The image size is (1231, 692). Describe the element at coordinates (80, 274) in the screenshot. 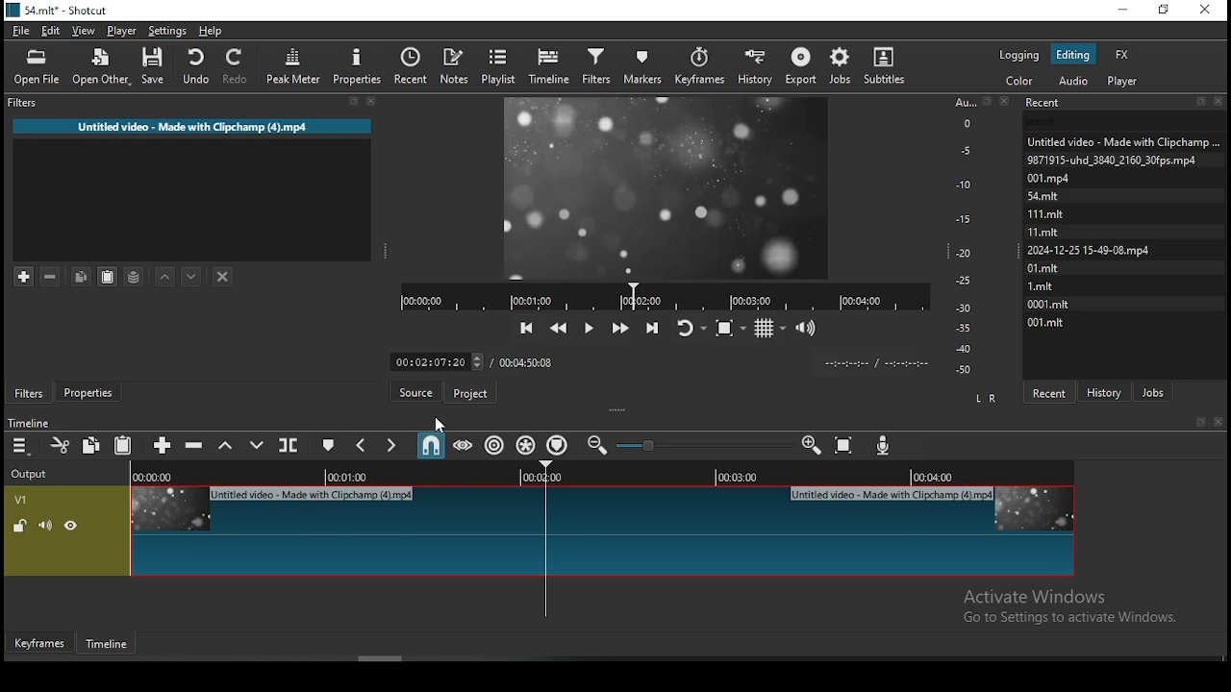

I see `copy` at that location.